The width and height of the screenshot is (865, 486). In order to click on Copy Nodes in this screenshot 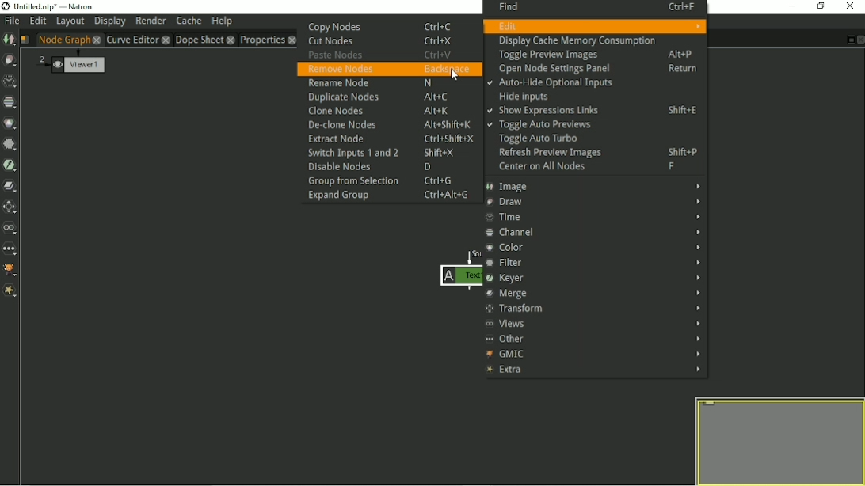, I will do `click(380, 25)`.